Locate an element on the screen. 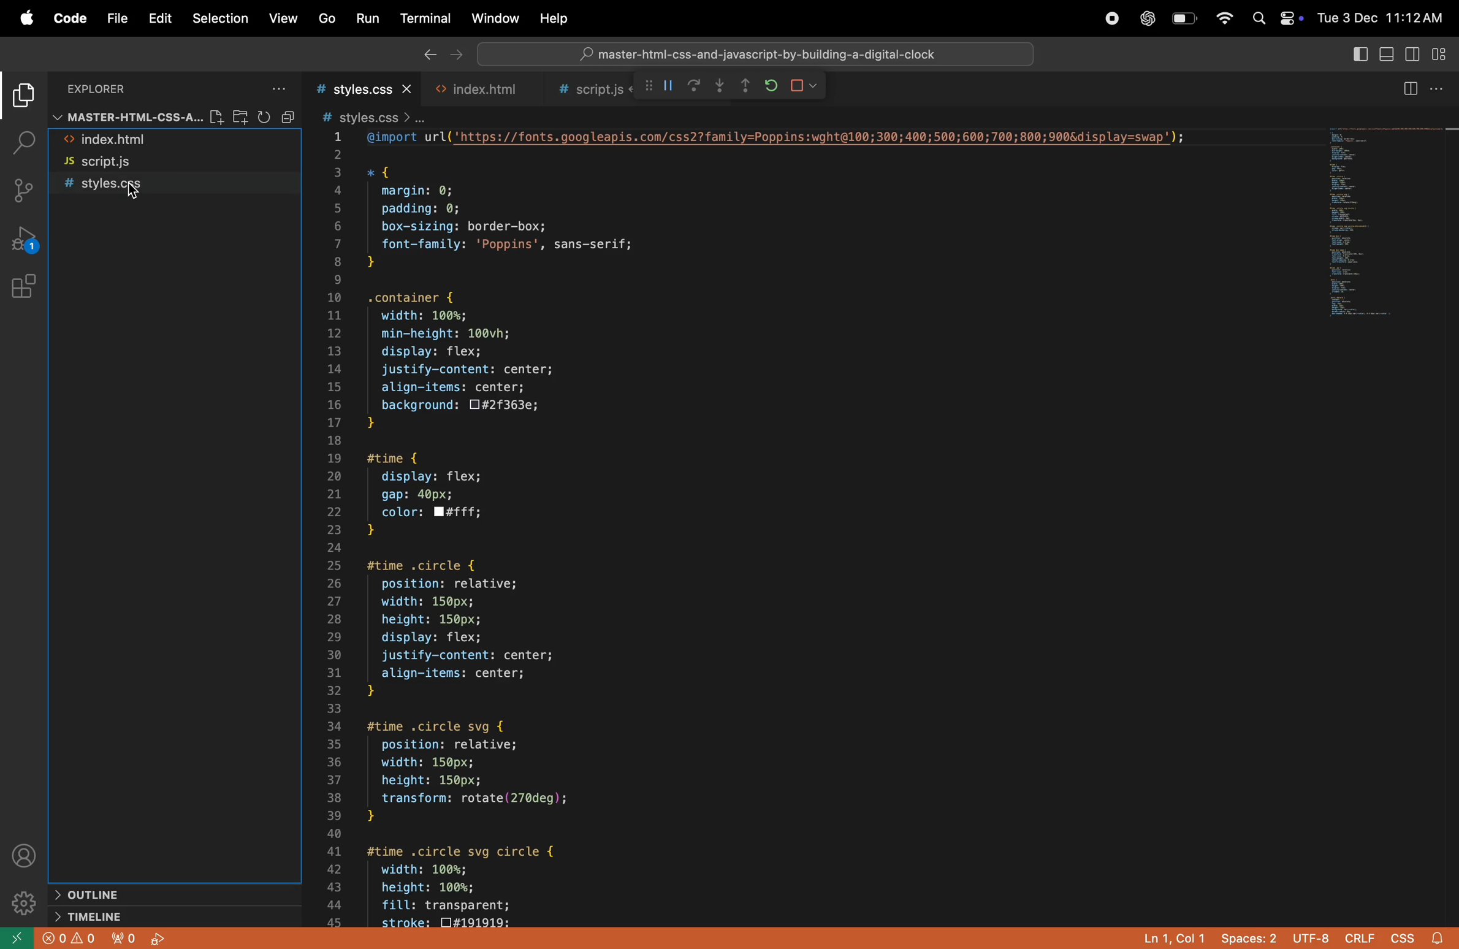  stop is located at coordinates (806, 85).